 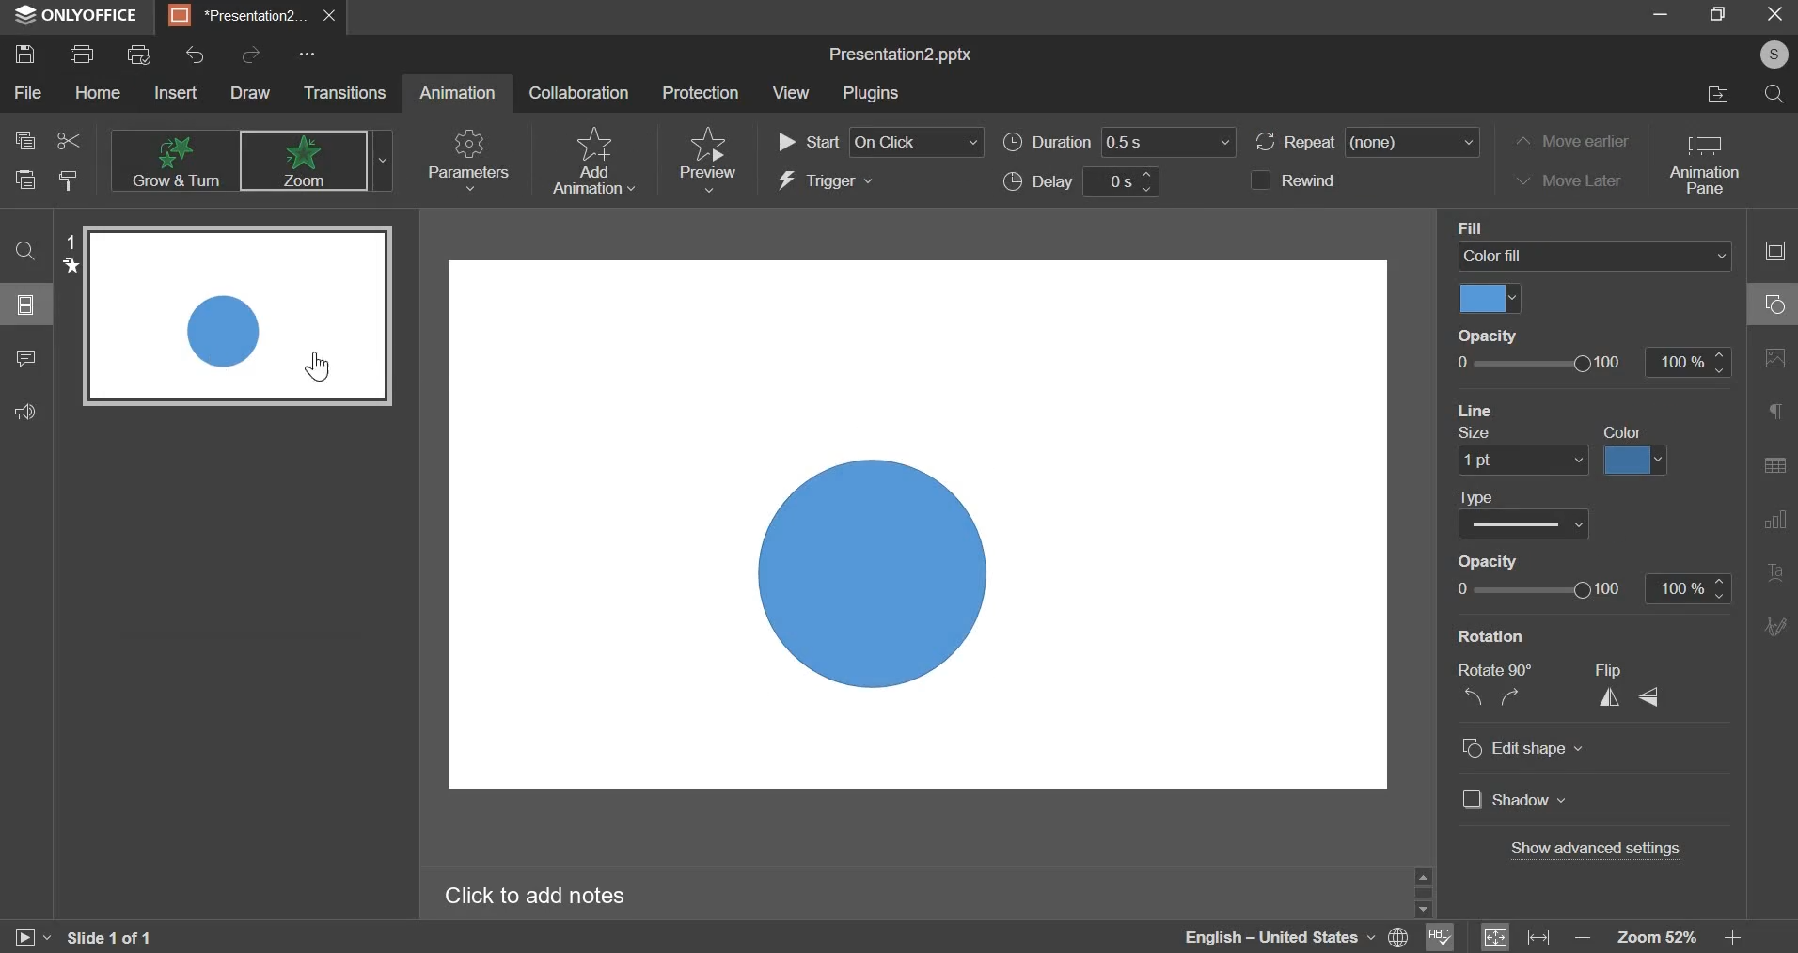 I want to click on start, so click(x=880, y=140).